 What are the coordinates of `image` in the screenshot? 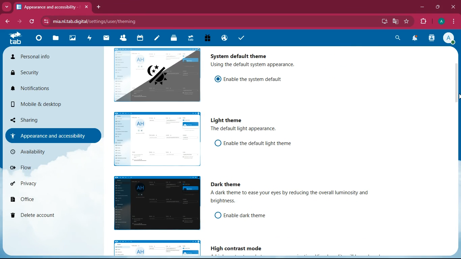 It's located at (156, 203).